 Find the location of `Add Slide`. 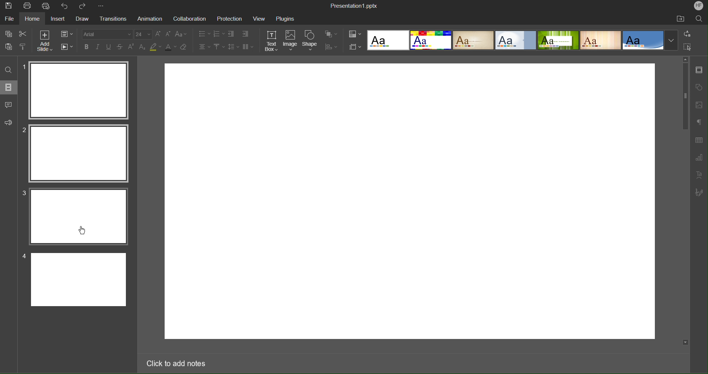

Add Slide is located at coordinates (46, 40).